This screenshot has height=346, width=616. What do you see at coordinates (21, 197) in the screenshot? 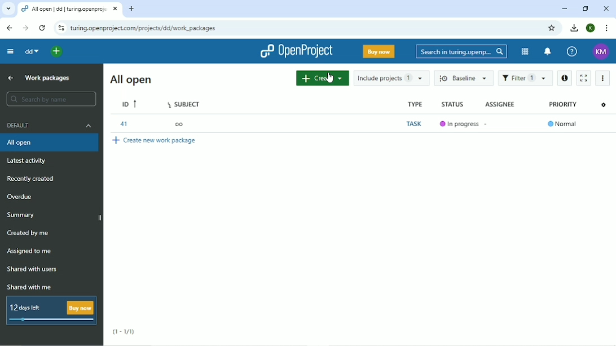
I see `Overdue` at bounding box center [21, 197].